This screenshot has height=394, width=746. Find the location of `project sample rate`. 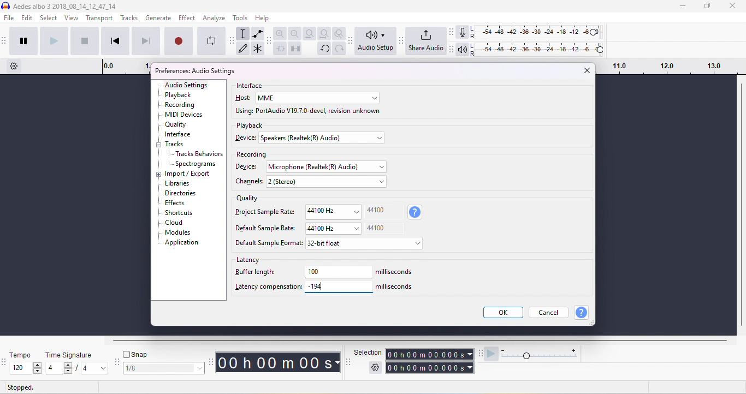

project sample rate is located at coordinates (266, 211).